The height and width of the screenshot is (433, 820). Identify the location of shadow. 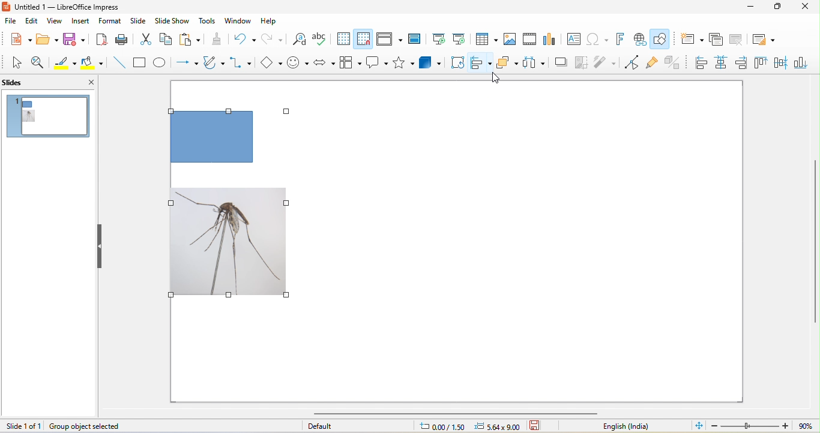
(561, 62).